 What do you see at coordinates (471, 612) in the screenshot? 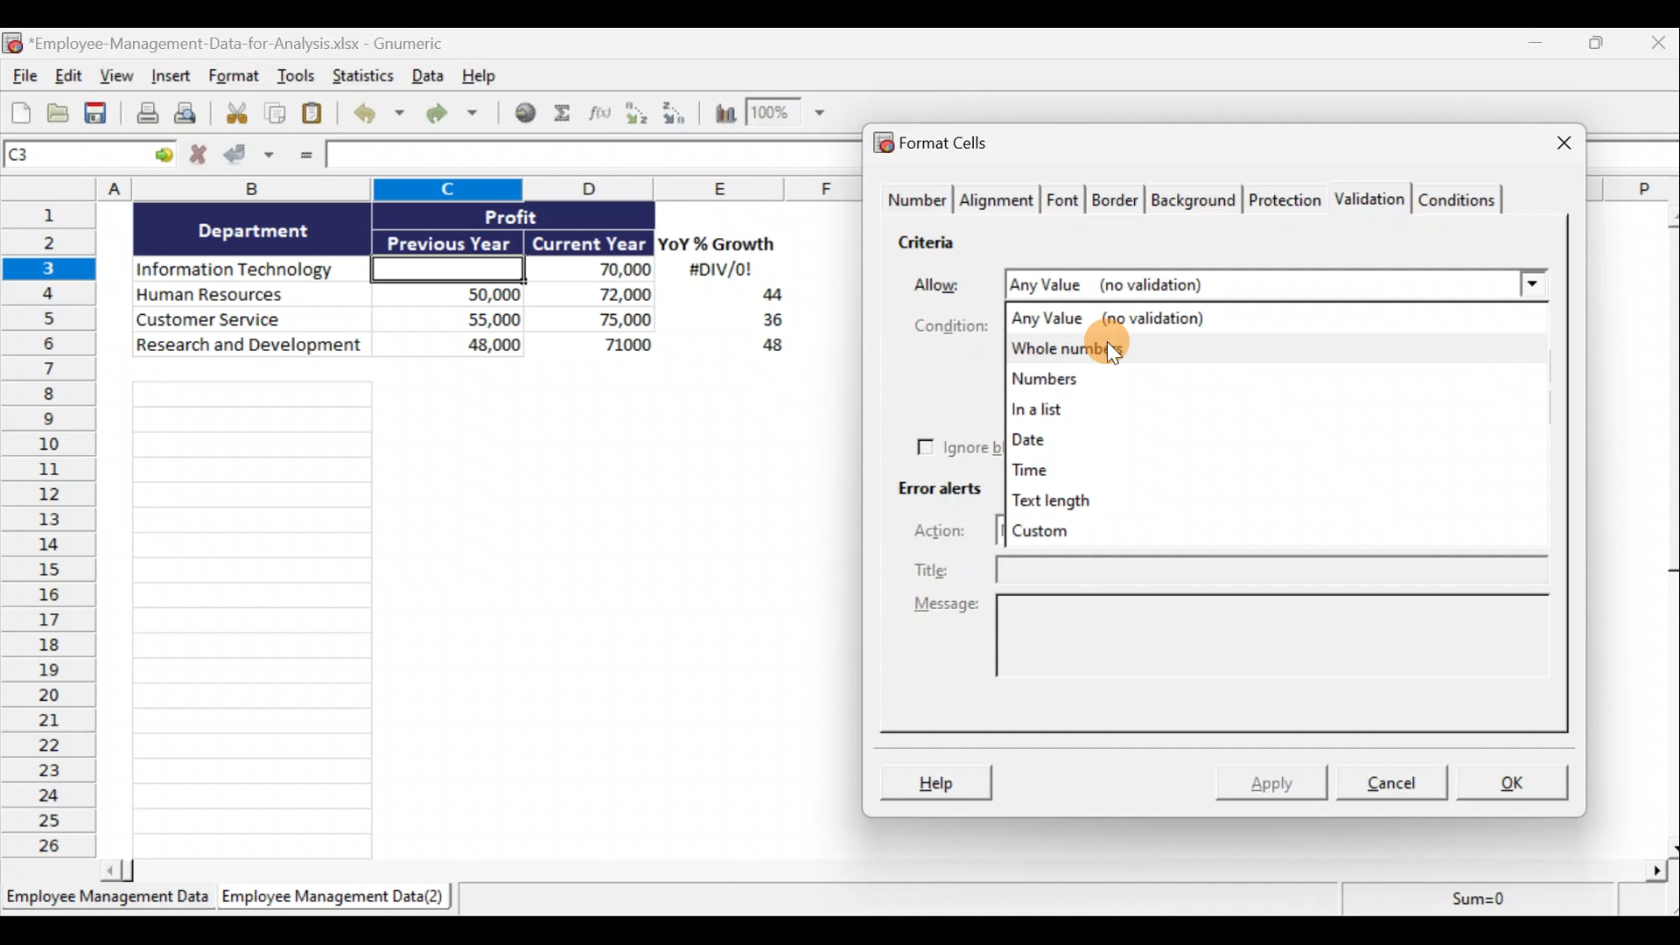
I see `Cells` at bounding box center [471, 612].